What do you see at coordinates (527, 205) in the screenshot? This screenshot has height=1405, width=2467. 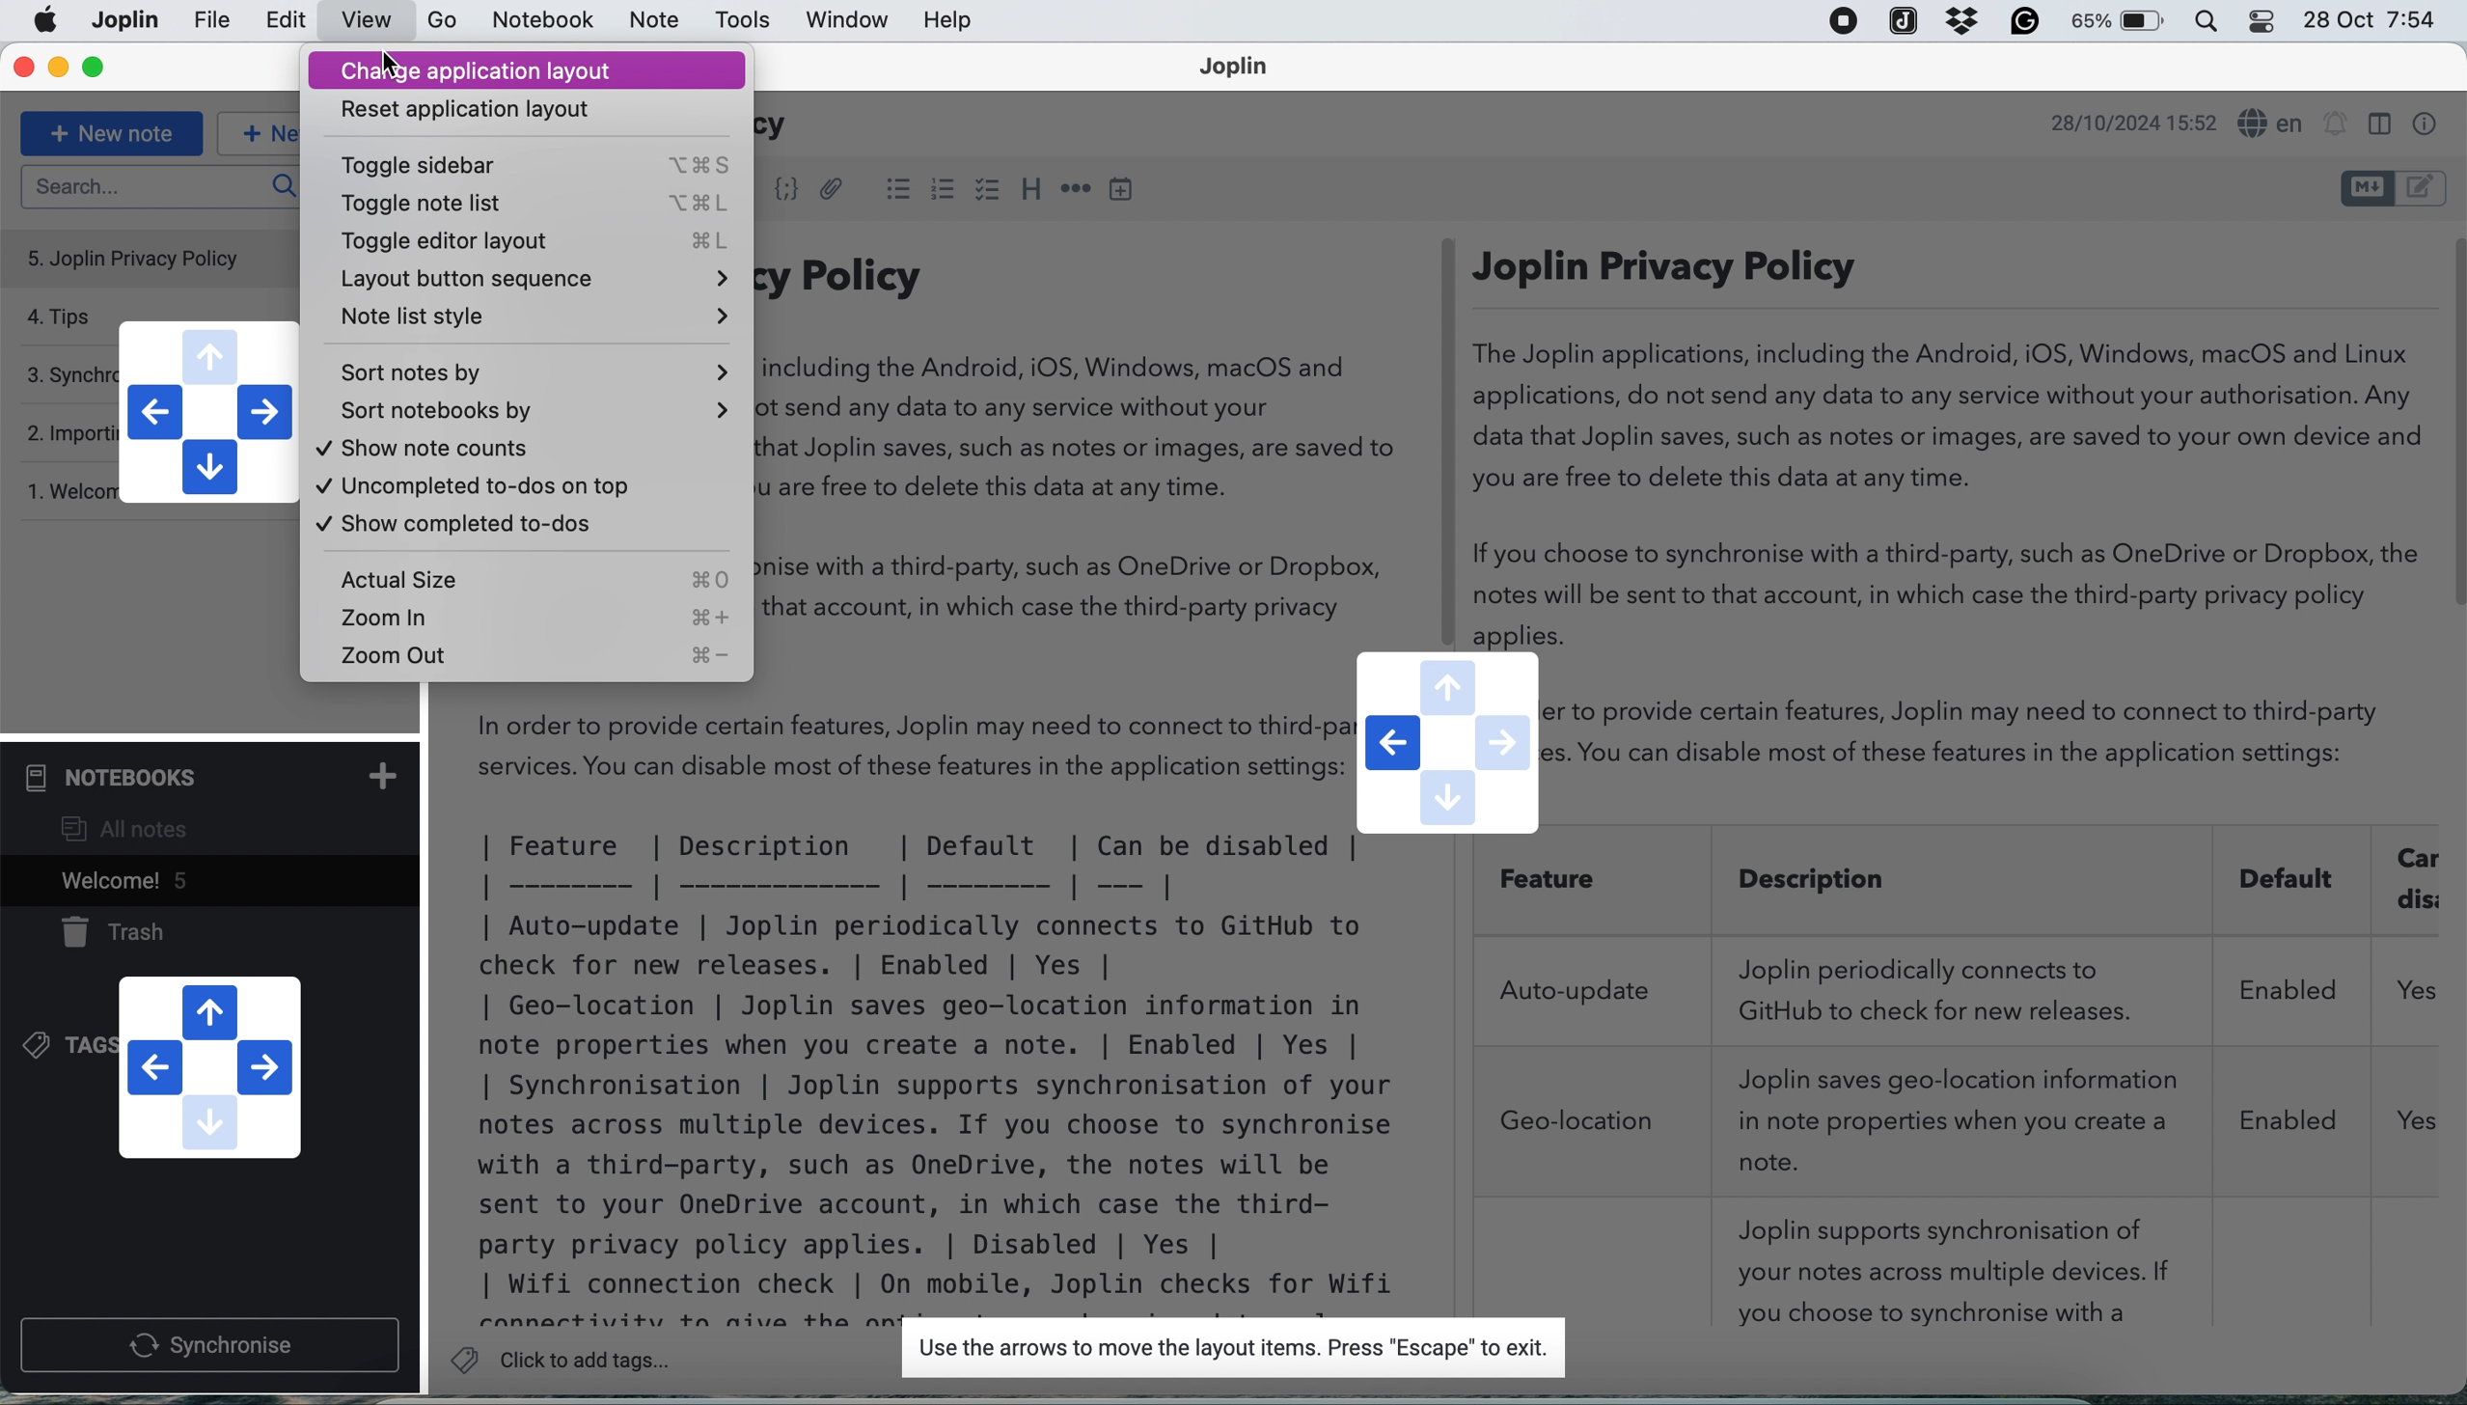 I see `Toggle note list` at bounding box center [527, 205].